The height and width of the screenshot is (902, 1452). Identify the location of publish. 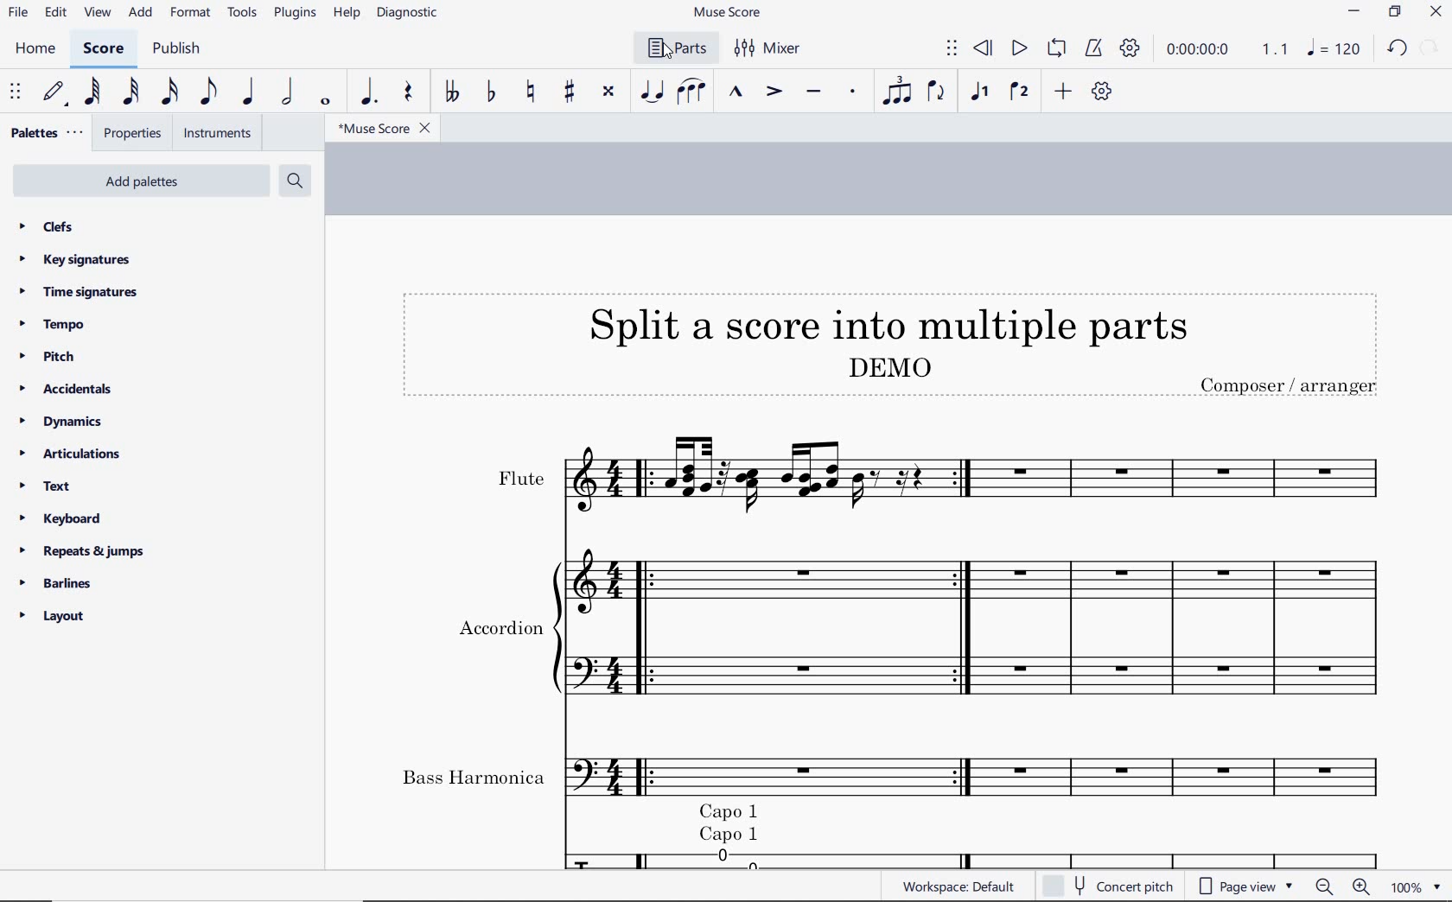
(183, 49).